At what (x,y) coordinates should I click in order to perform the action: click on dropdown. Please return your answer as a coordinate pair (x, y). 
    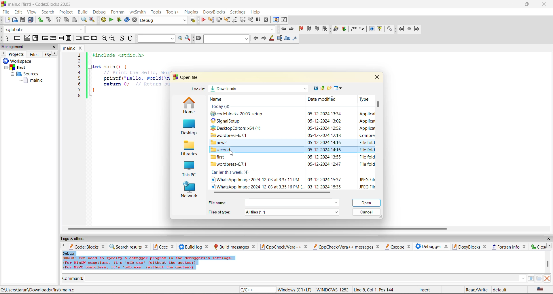
    Looking at the image, I should click on (180, 29).